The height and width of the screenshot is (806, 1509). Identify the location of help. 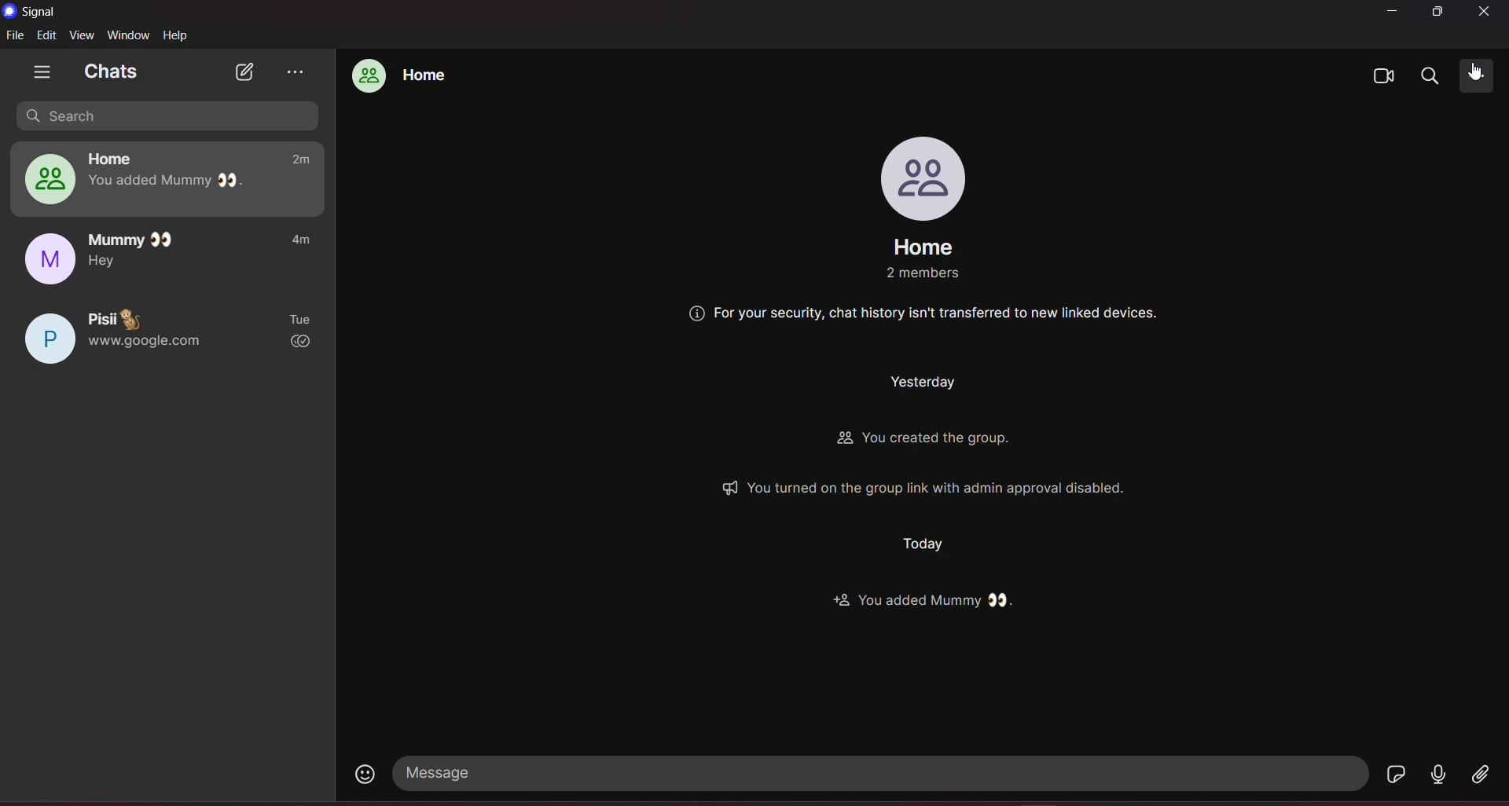
(178, 36).